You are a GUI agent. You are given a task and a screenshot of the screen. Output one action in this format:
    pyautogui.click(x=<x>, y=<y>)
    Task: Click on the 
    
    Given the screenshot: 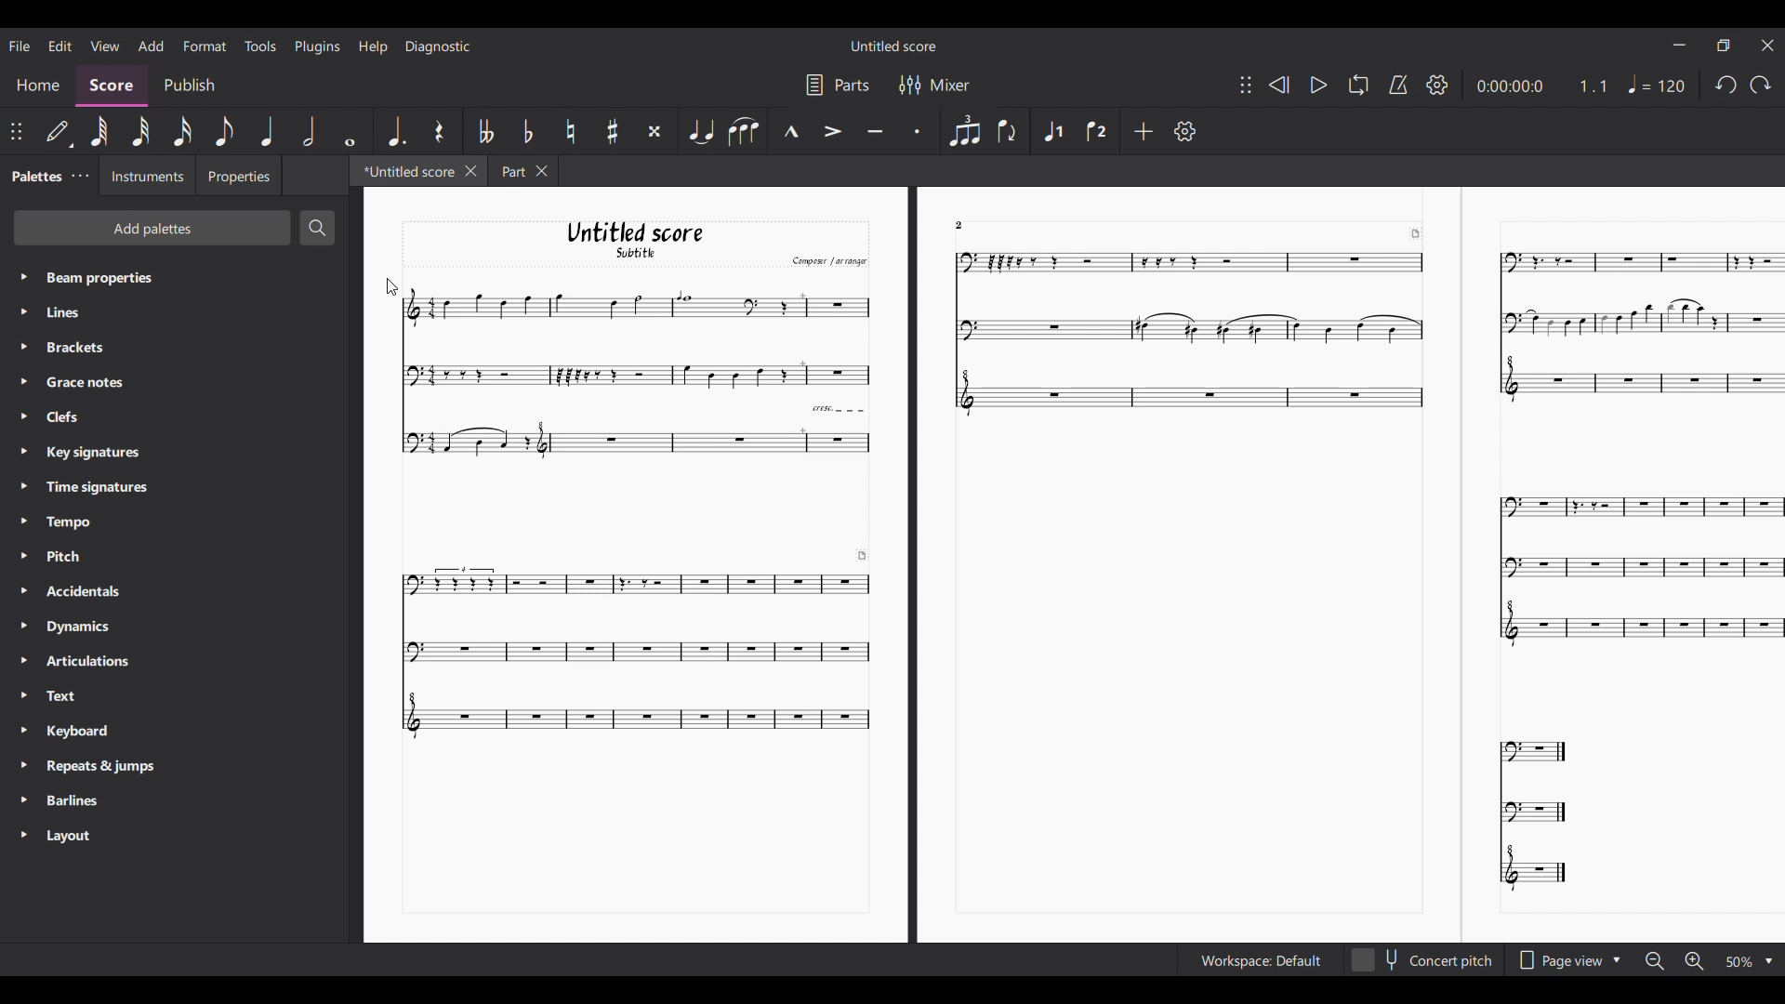 What is the action you would take?
    pyautogui.click(x=1533, y=810)
    